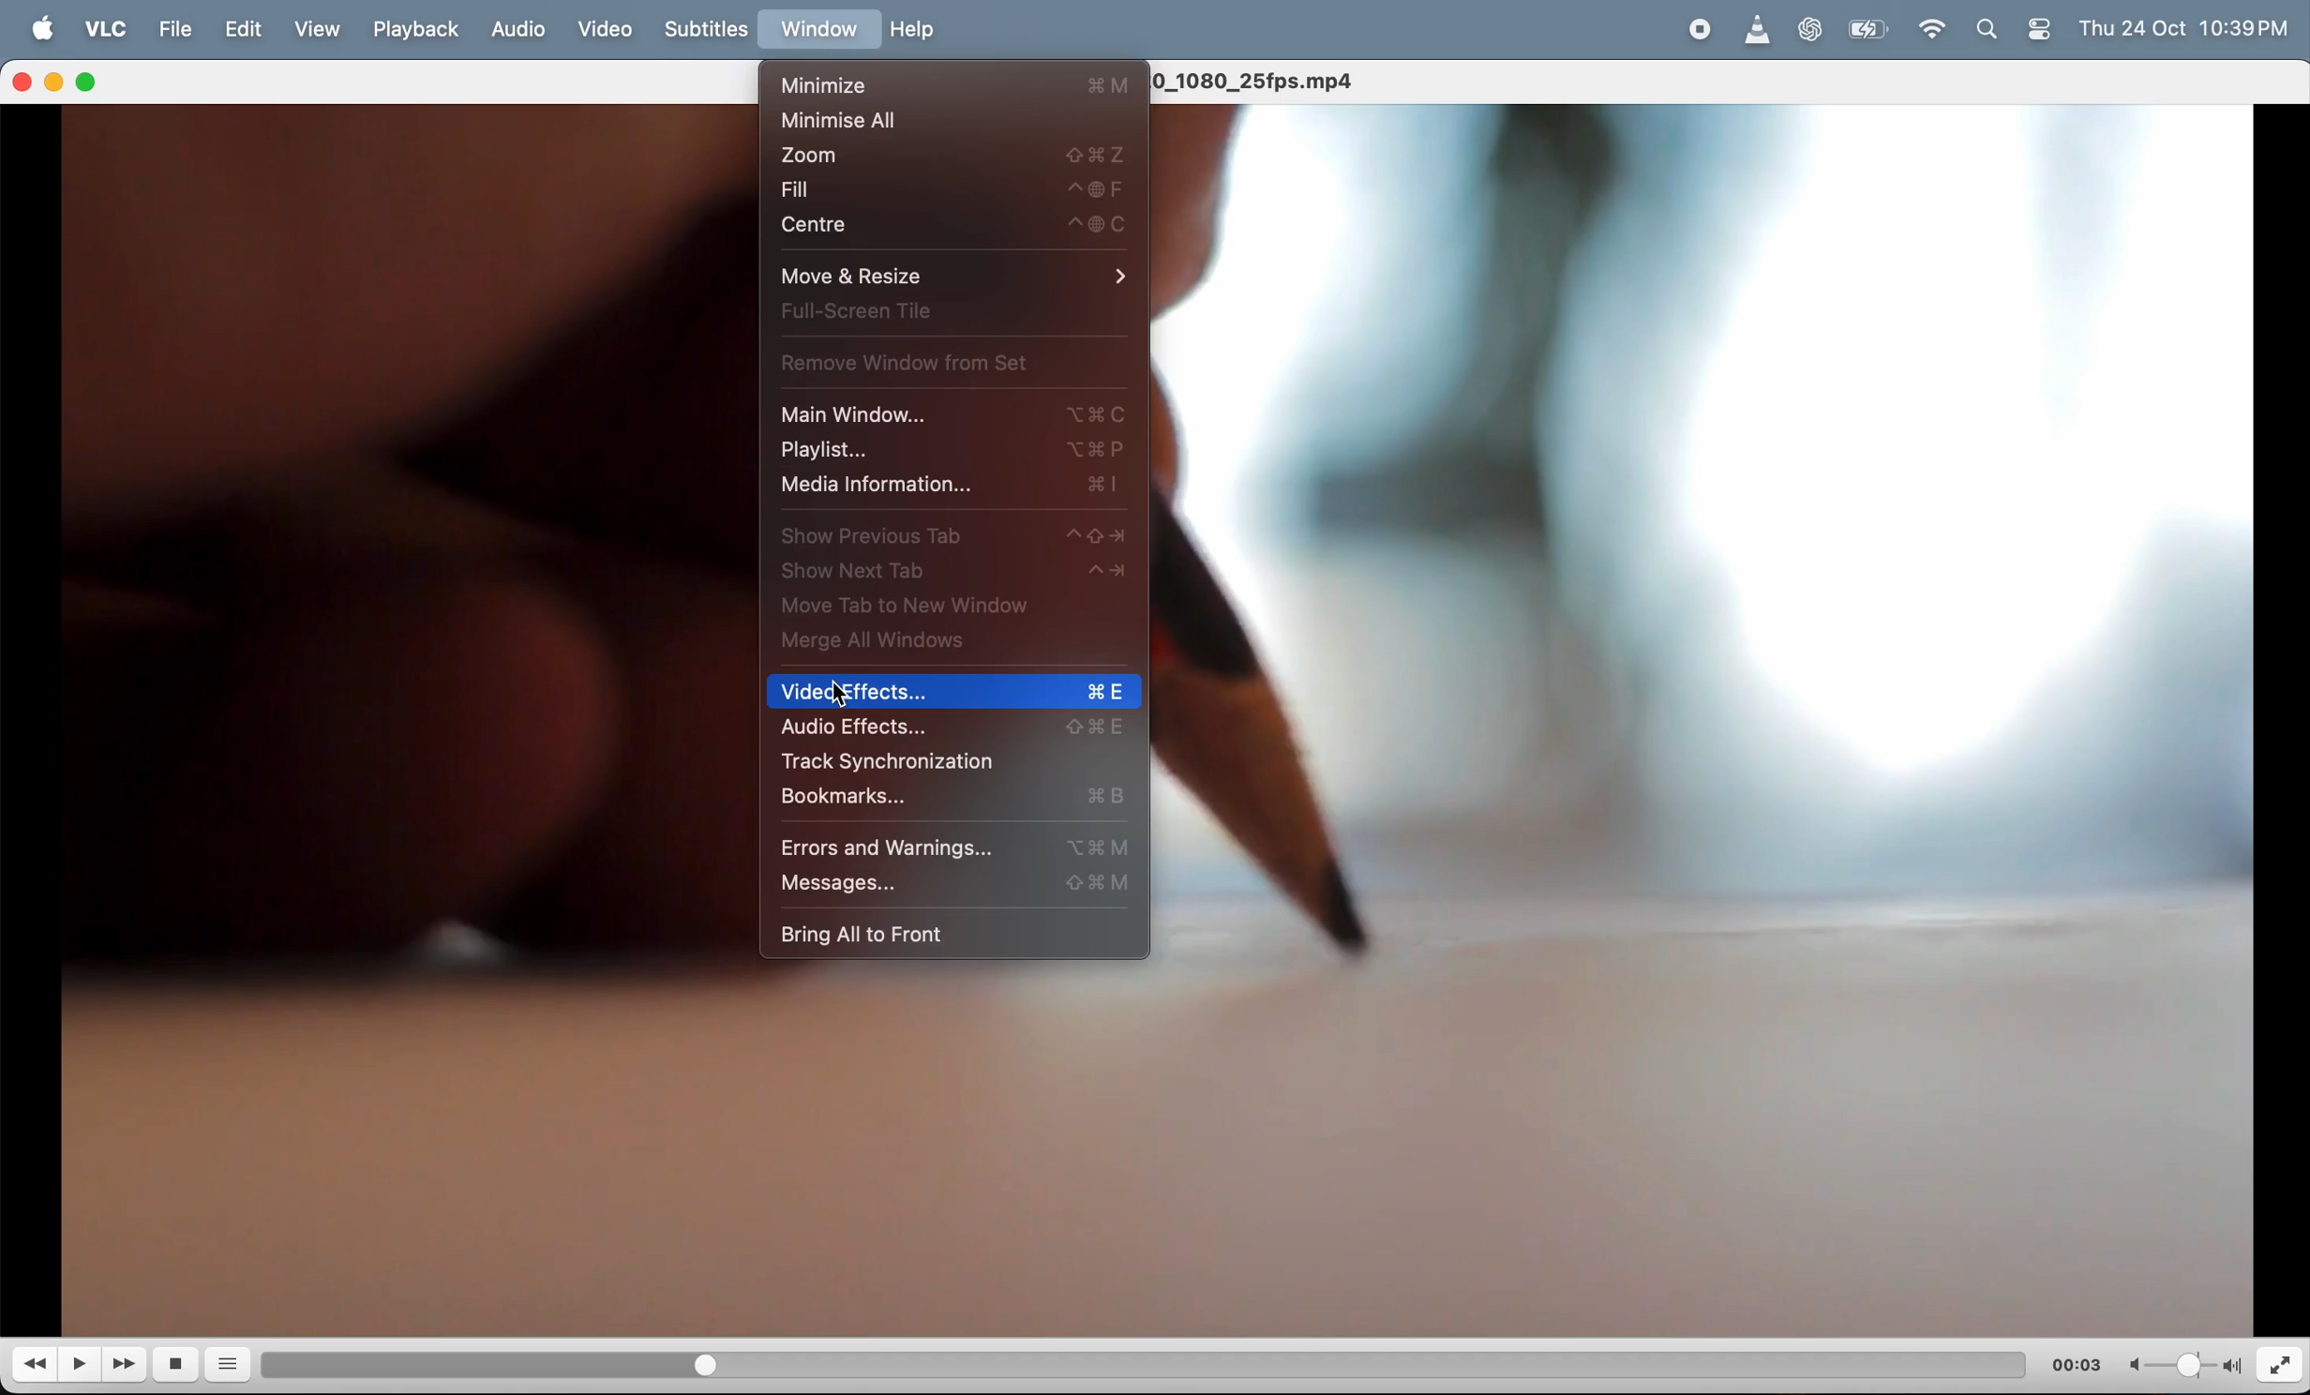 The height and width of the screenshot is (1395, 2310). What do you see at coordinates (1817, 31) in the screenshot?
I see `chatgpt` at bounding box center [1817, 31].